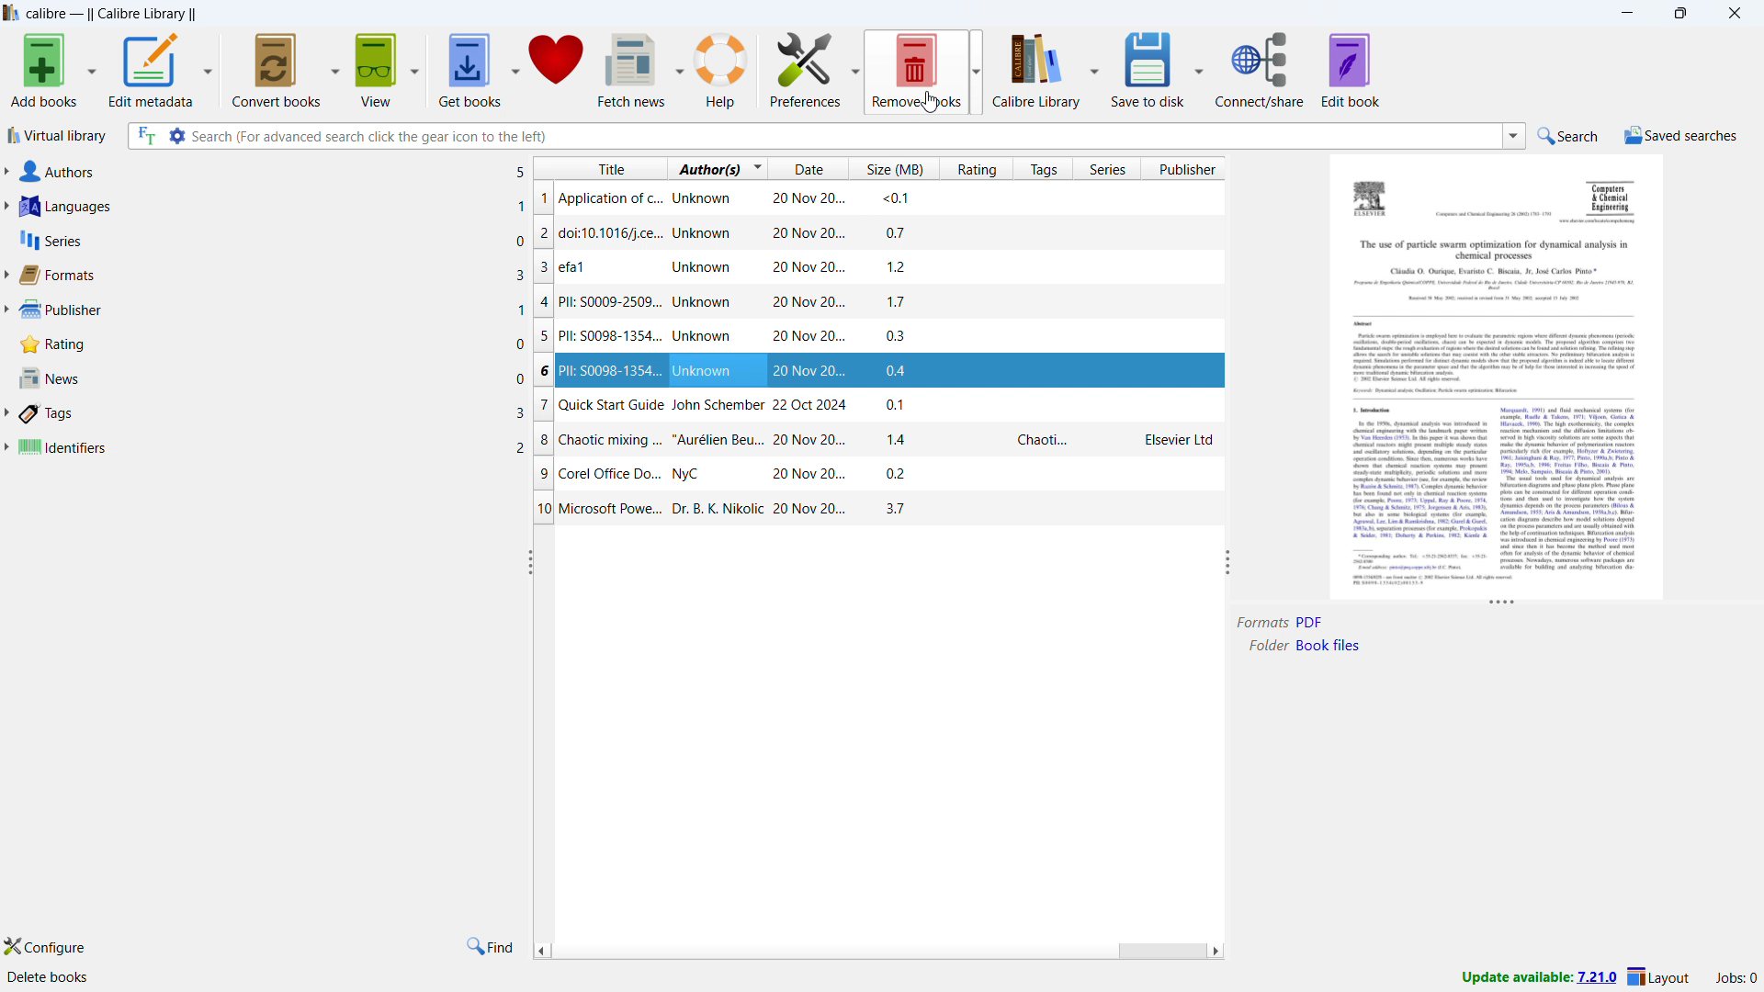 This screenshot has height=992, width=1764. I want to click on title, so click(112, 15).